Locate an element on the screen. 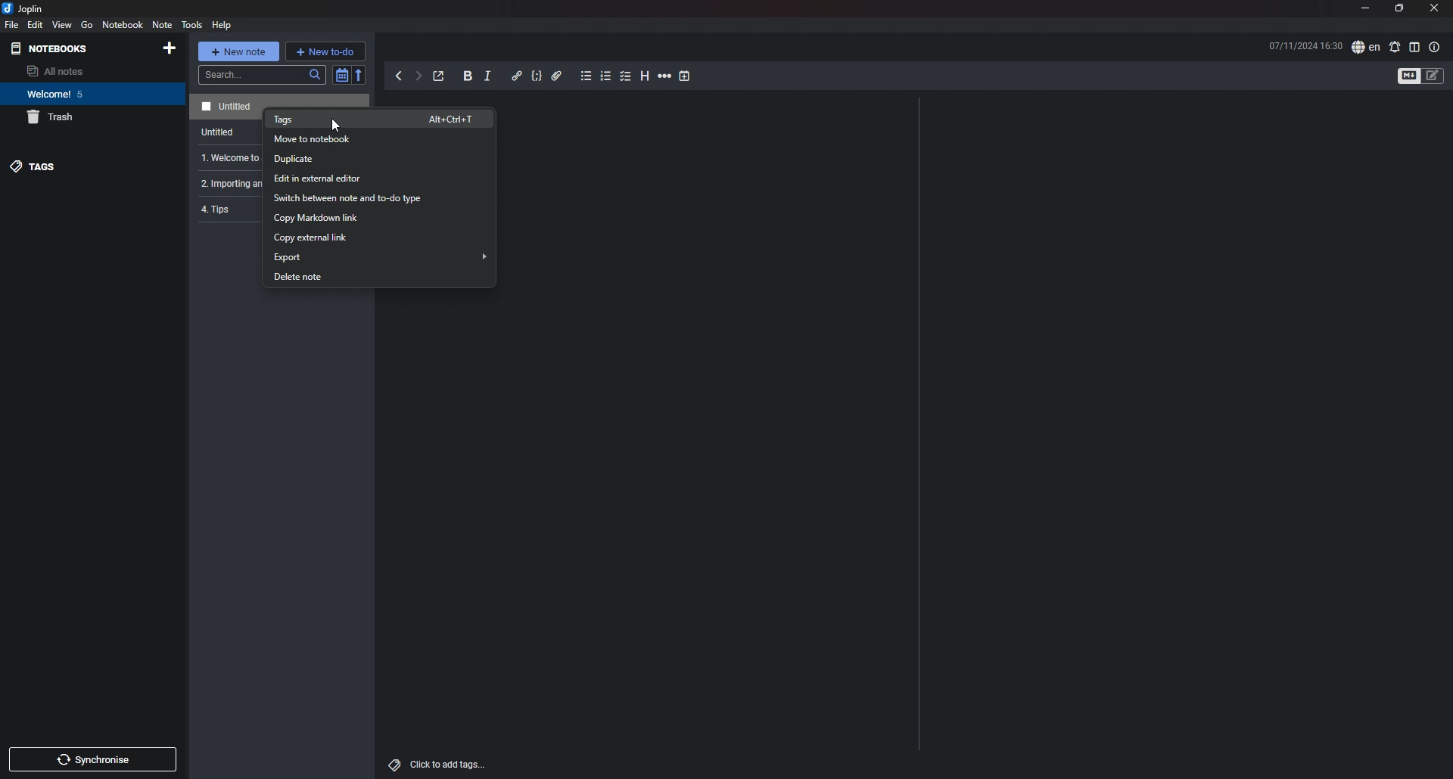  note is located at coordinates (224, 107).